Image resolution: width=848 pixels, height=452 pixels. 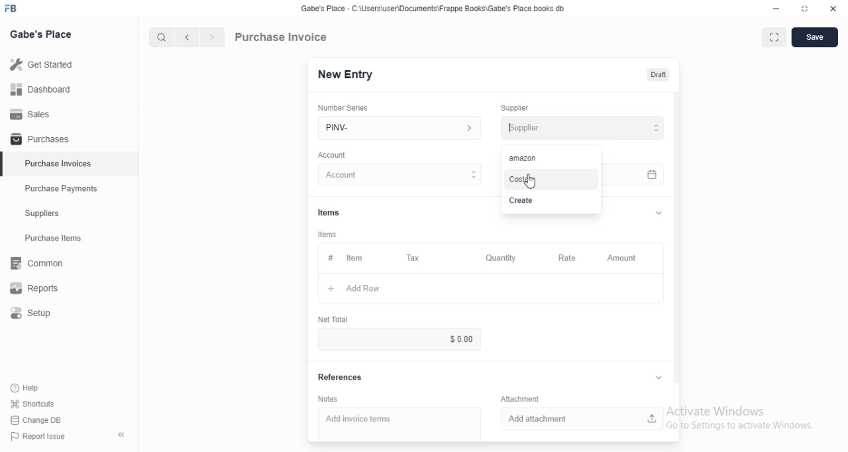 I want to click on Dashboard, so click(x=69, y=89).